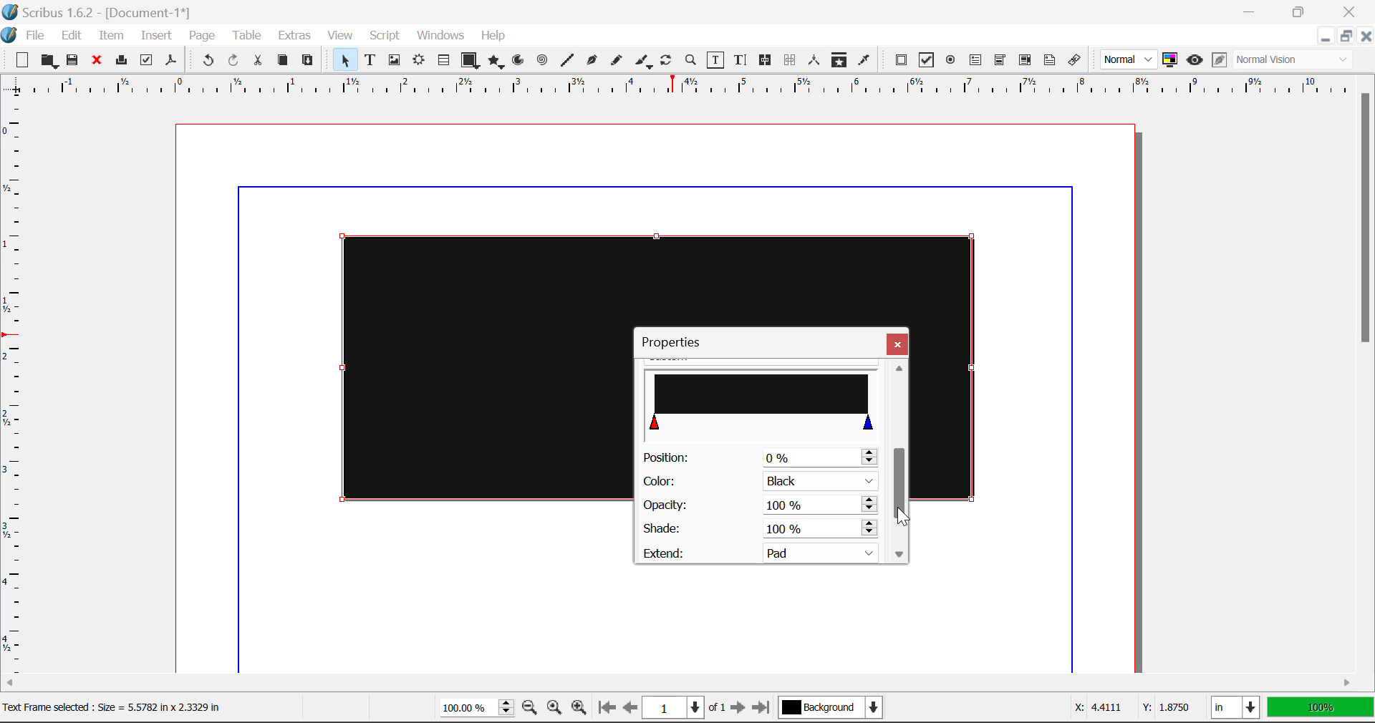 The width and height of the screenshot is (1375, 723). Describe the element at coordinates (630, 709) in the screenshot. I see `Previous Page` at that location.